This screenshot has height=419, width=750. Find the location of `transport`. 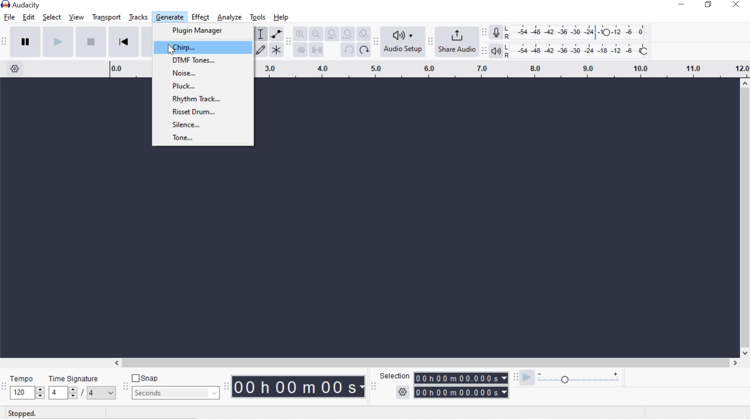

transport is located at coordinates (106, 16).